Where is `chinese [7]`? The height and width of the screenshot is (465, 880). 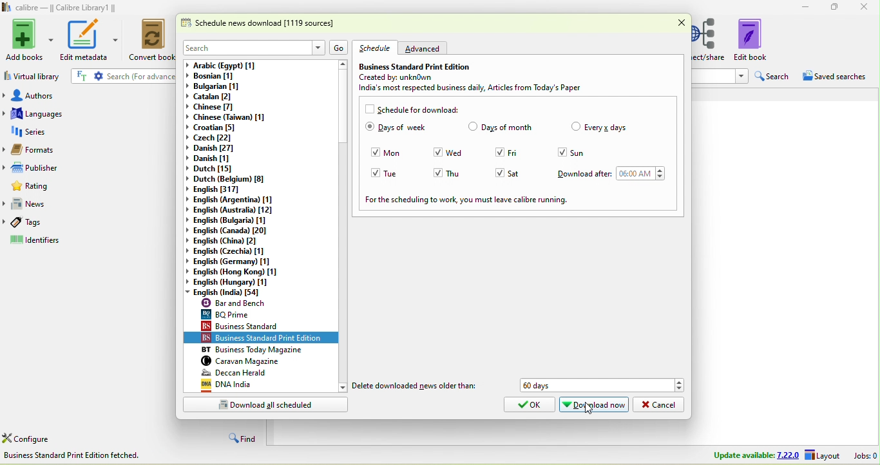
chinese [7] is located at coordinates (220, 108).